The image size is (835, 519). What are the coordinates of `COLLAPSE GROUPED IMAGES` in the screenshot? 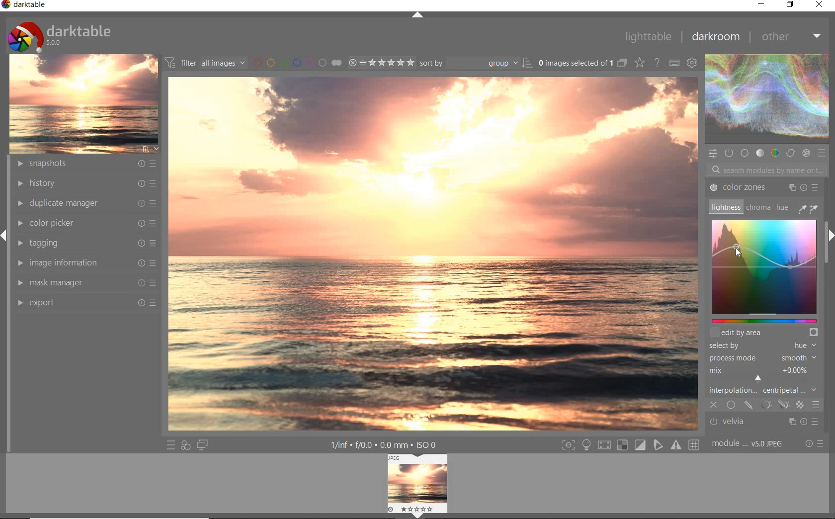 It's located at (622, 62).